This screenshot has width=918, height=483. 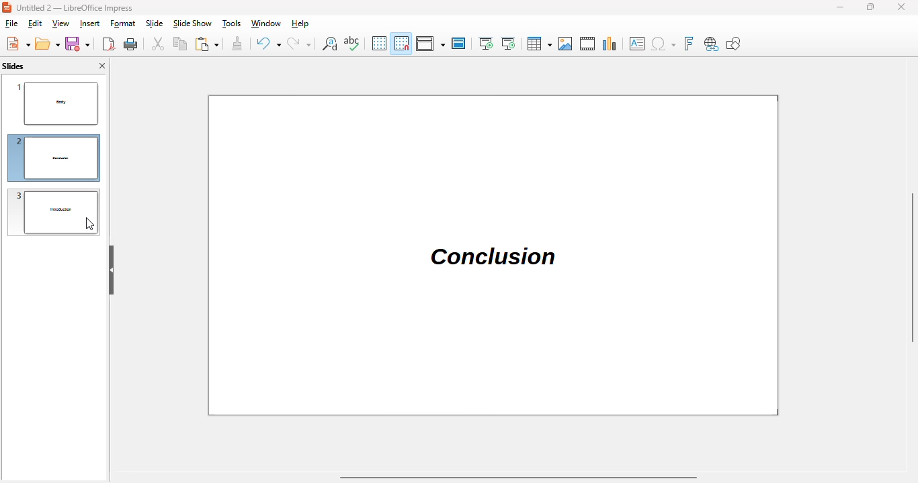 I want to click on print, so click(x=131, y=44).